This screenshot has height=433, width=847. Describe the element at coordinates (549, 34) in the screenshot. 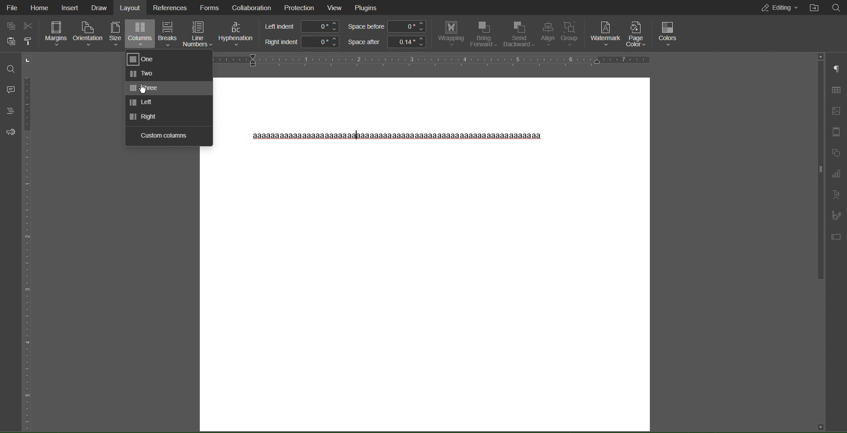

I see `Align` at that location.